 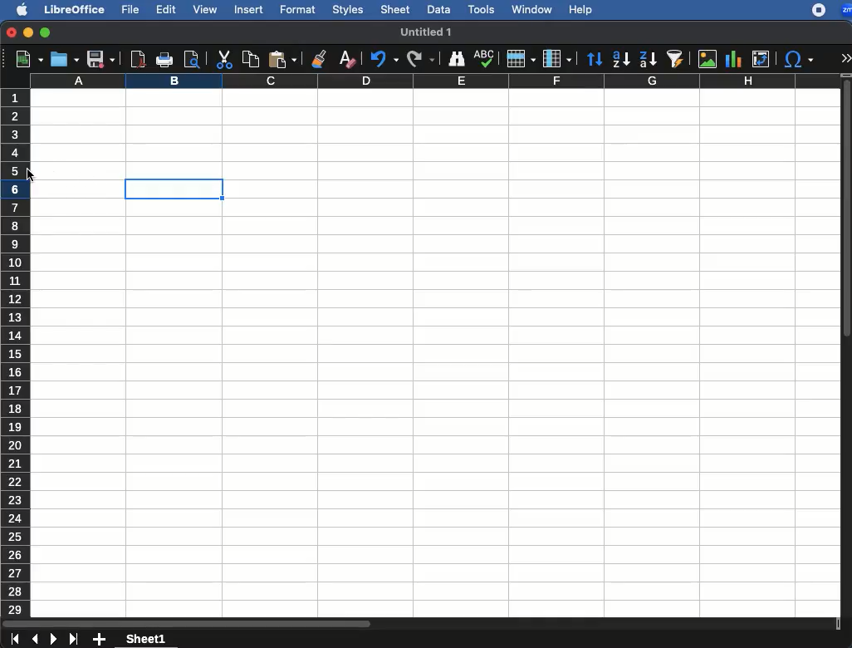 What do you see at coordinates (51, 640) in the screenshot?
I see `next sheet` at bounding box center [51, 640].